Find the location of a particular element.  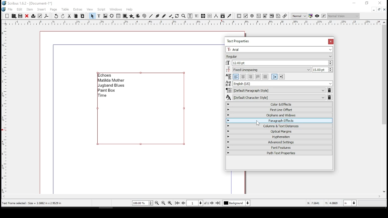

line is located at coordinates (151, 16).